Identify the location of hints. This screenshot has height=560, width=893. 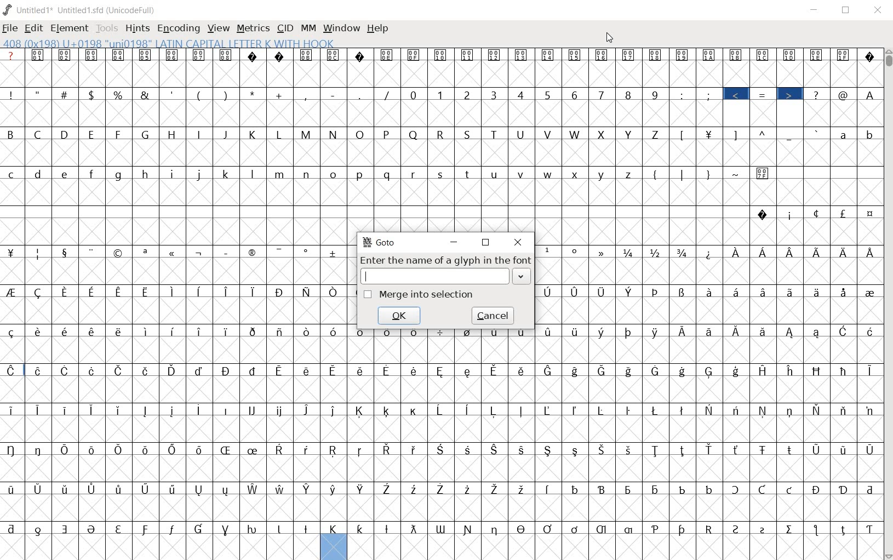
(138, 27).